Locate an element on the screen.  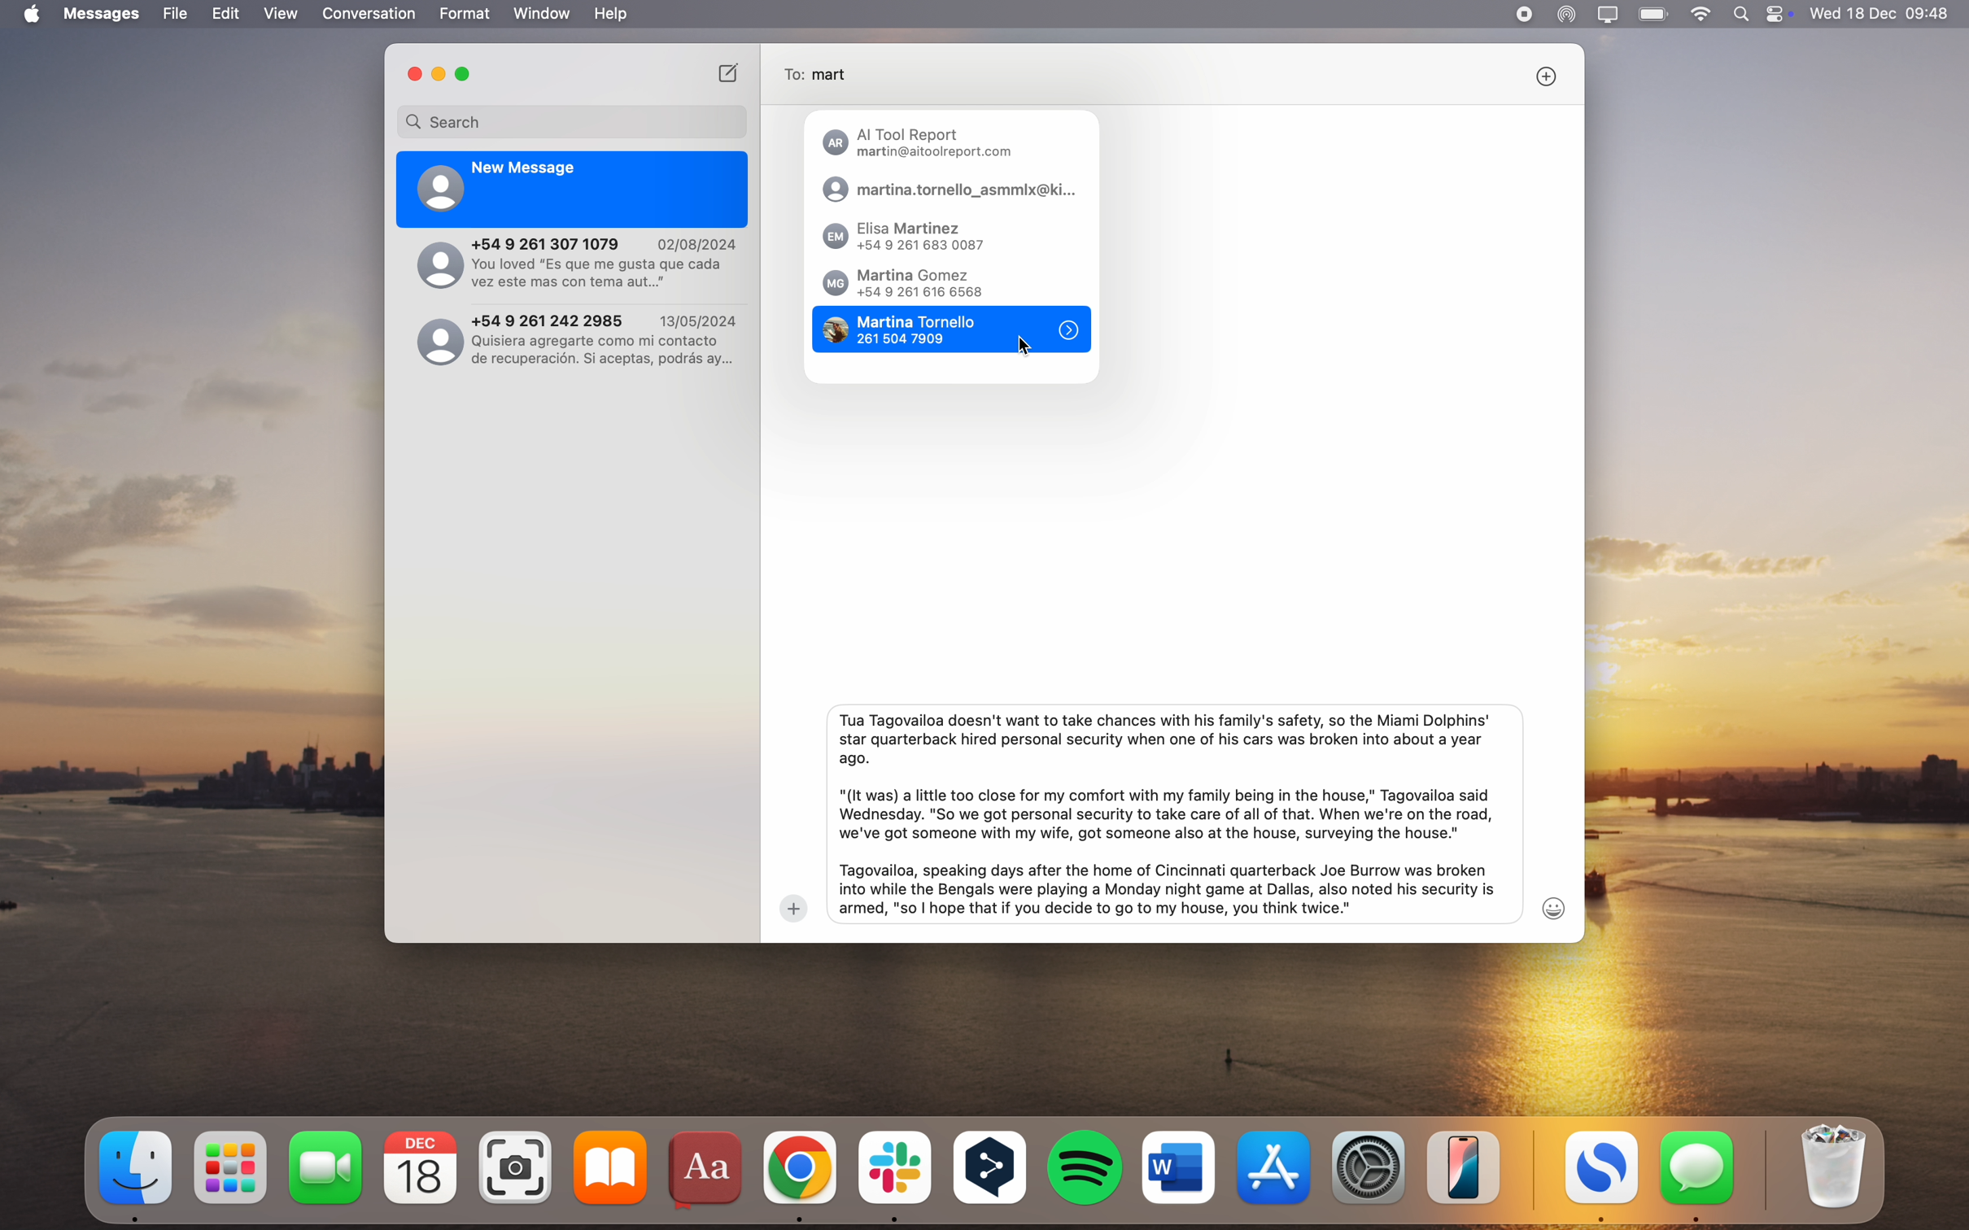
facetime is located at coordinates (326, 1167).